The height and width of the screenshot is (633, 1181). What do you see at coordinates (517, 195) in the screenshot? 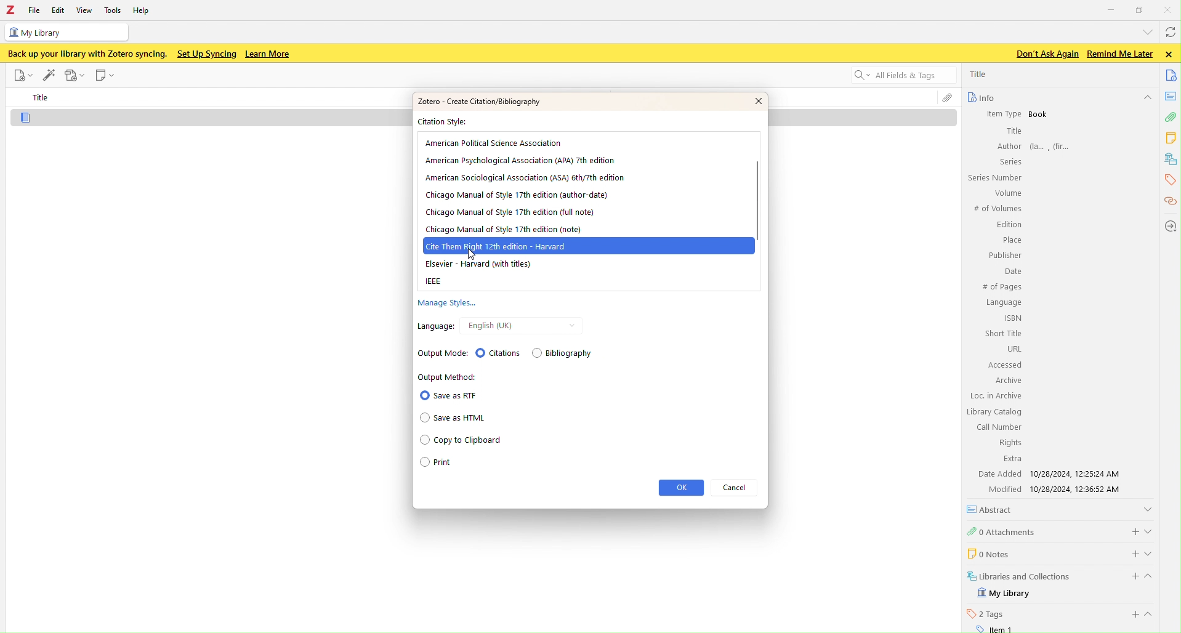
I see `Chicago Manual of Style 17th edition (author-date)` at bounding box center [517, 195].